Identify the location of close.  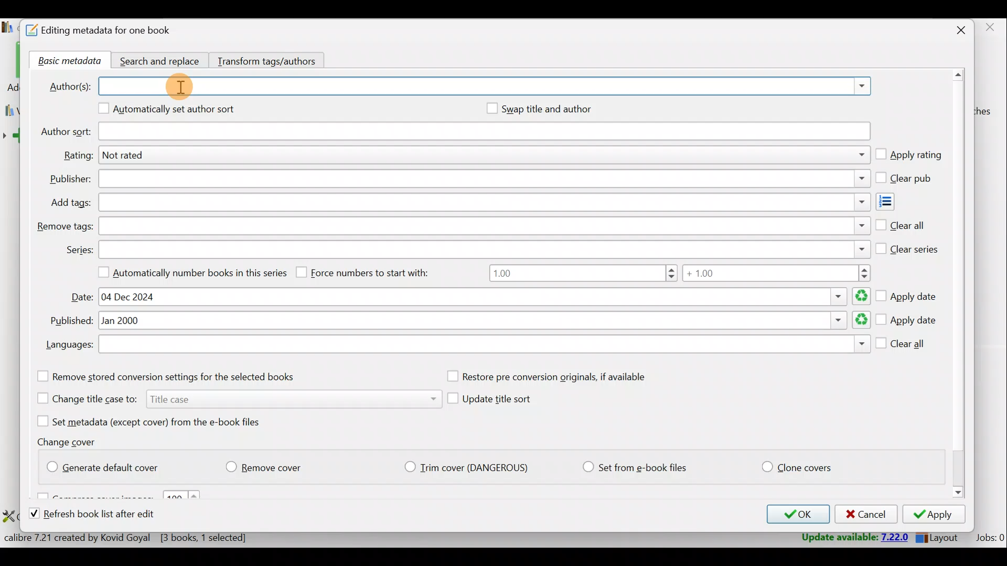
(992, 28).